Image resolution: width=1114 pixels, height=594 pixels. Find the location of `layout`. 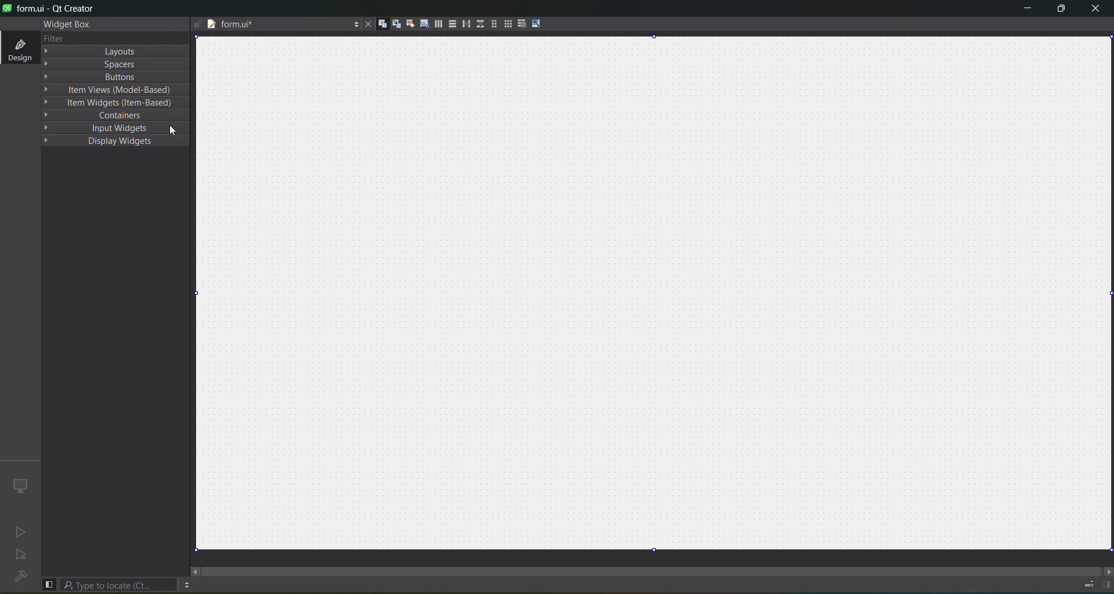

layout is located at coordinates (97, 51).